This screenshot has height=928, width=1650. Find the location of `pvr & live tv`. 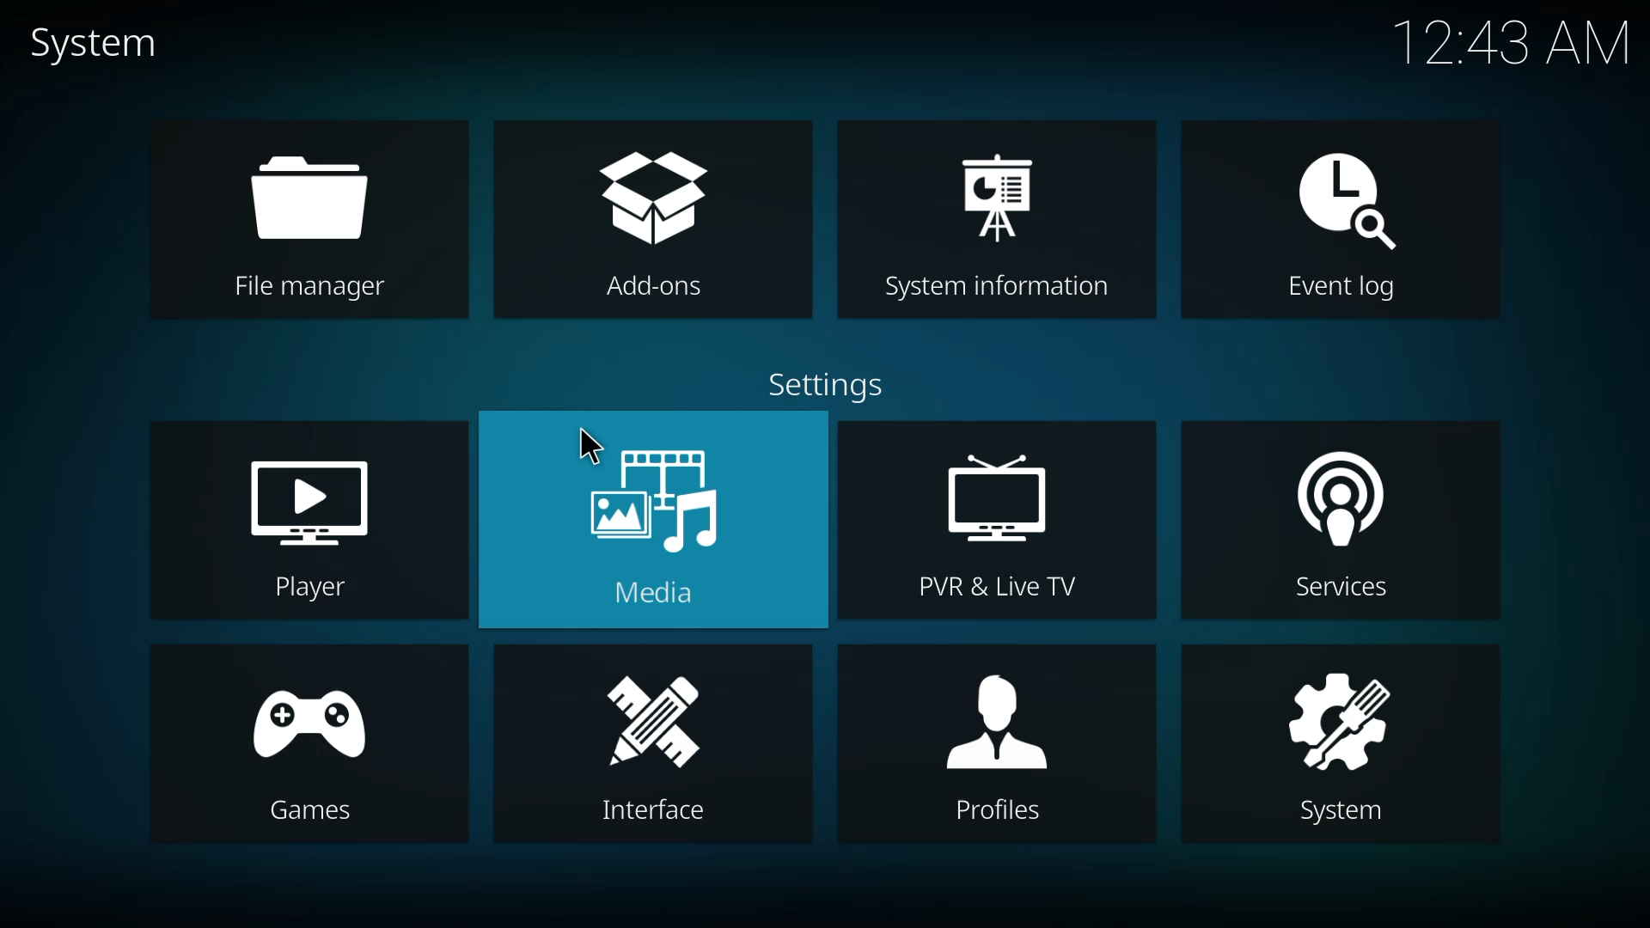

pvr & live tv is located at coordinates (1008, 517).